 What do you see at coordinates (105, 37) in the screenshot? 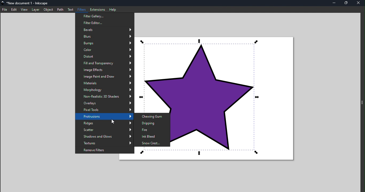
I see `Blurs` at bounding box center [105, 37].